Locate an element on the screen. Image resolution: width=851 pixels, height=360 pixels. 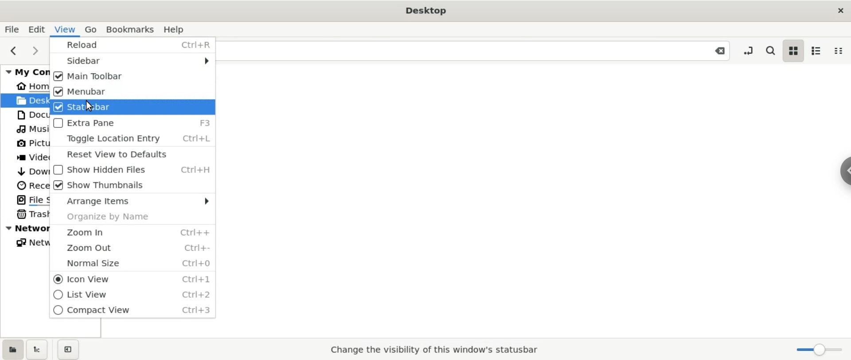
Normal Size is located at coordinates (132, 264).